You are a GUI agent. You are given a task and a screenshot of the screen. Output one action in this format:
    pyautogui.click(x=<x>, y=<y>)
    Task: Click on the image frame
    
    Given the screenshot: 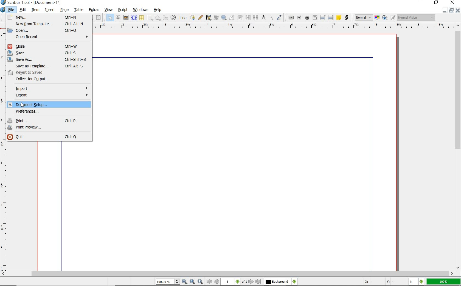 What is the action you would take?
    pyautogui.click(x=126, y=17)
    